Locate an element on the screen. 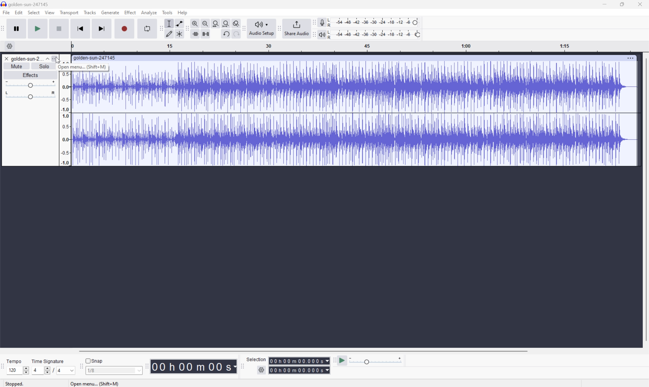  Selection tool is located at coordinates (170, 23).